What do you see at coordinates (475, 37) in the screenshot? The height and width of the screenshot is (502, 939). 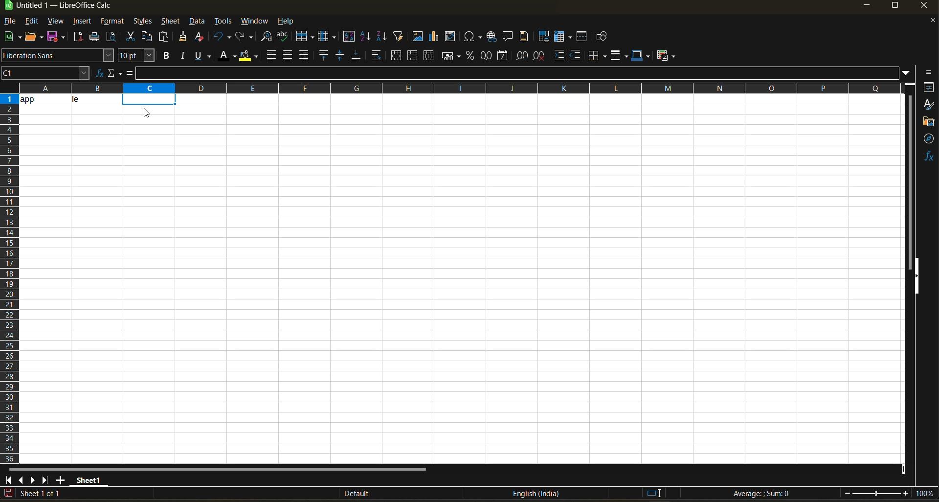 I see `insert special characters` at bounding box center [475, 37].